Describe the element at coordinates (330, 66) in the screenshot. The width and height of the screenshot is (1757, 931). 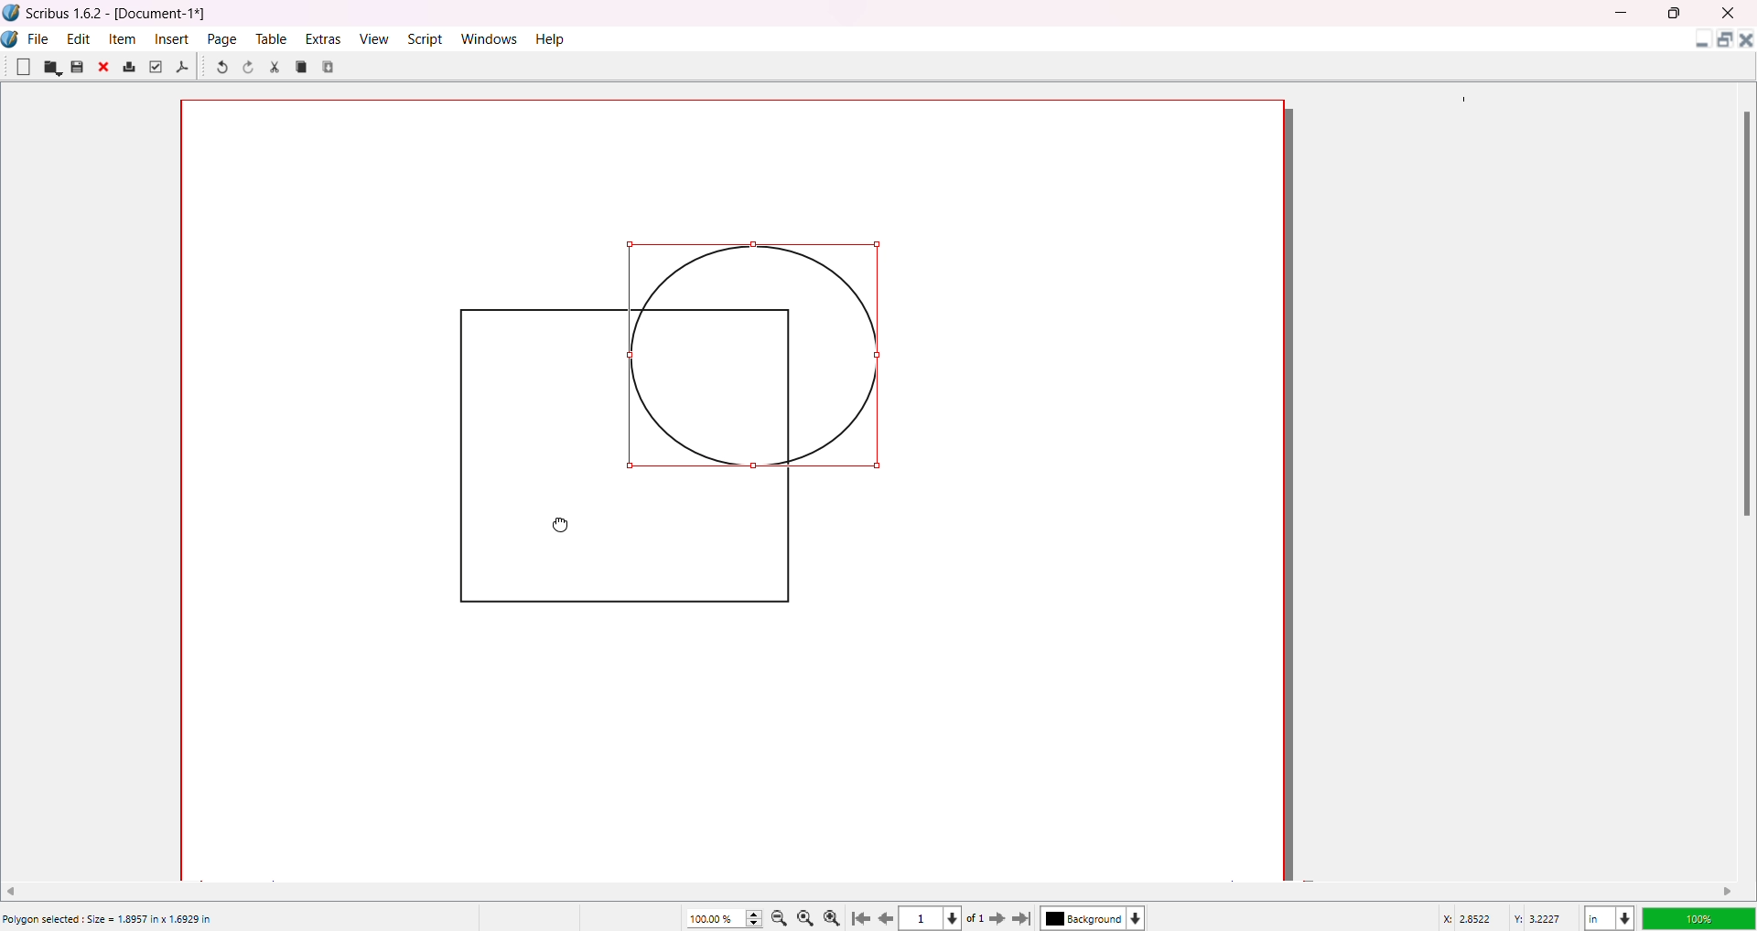
I see `Paste` at that location.